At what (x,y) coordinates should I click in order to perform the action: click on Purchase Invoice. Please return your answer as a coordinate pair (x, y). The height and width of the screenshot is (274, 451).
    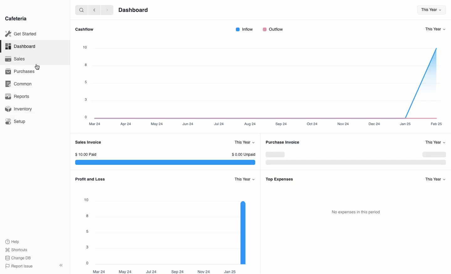
    Looking at the image, I should click on (283, 143).